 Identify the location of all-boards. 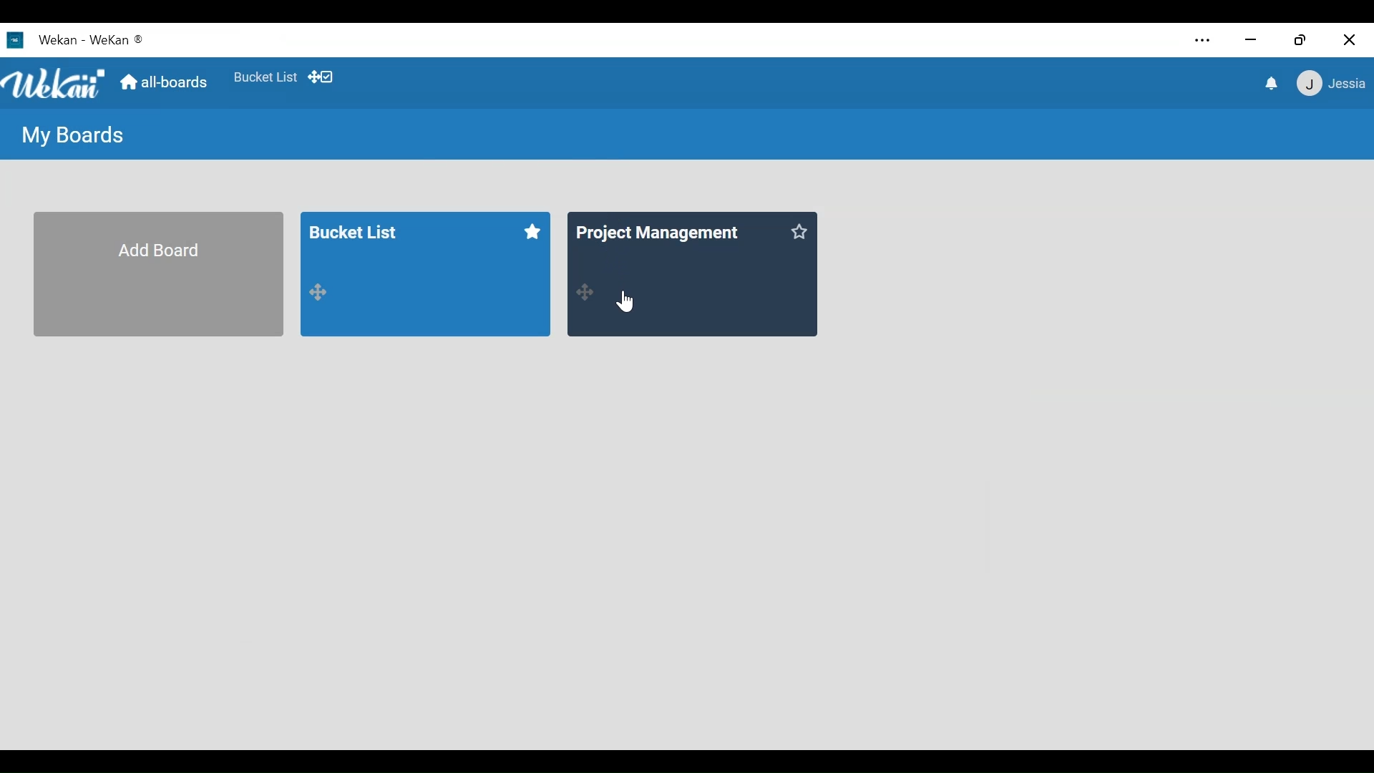
(165, 83).